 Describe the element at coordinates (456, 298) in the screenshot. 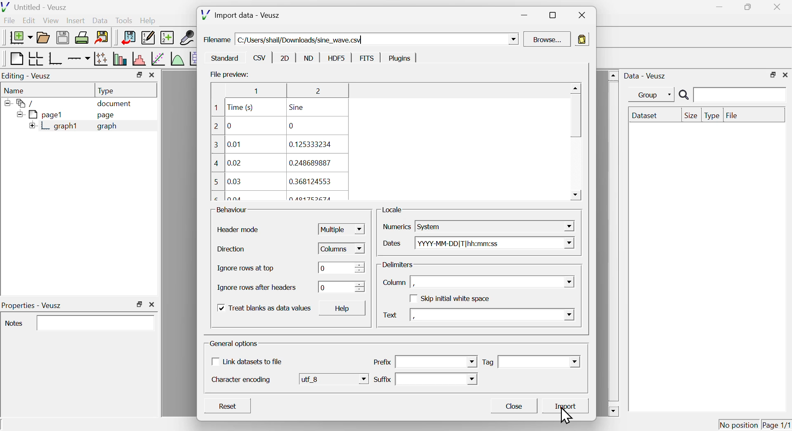

I see `Skip initial white space` at that location.